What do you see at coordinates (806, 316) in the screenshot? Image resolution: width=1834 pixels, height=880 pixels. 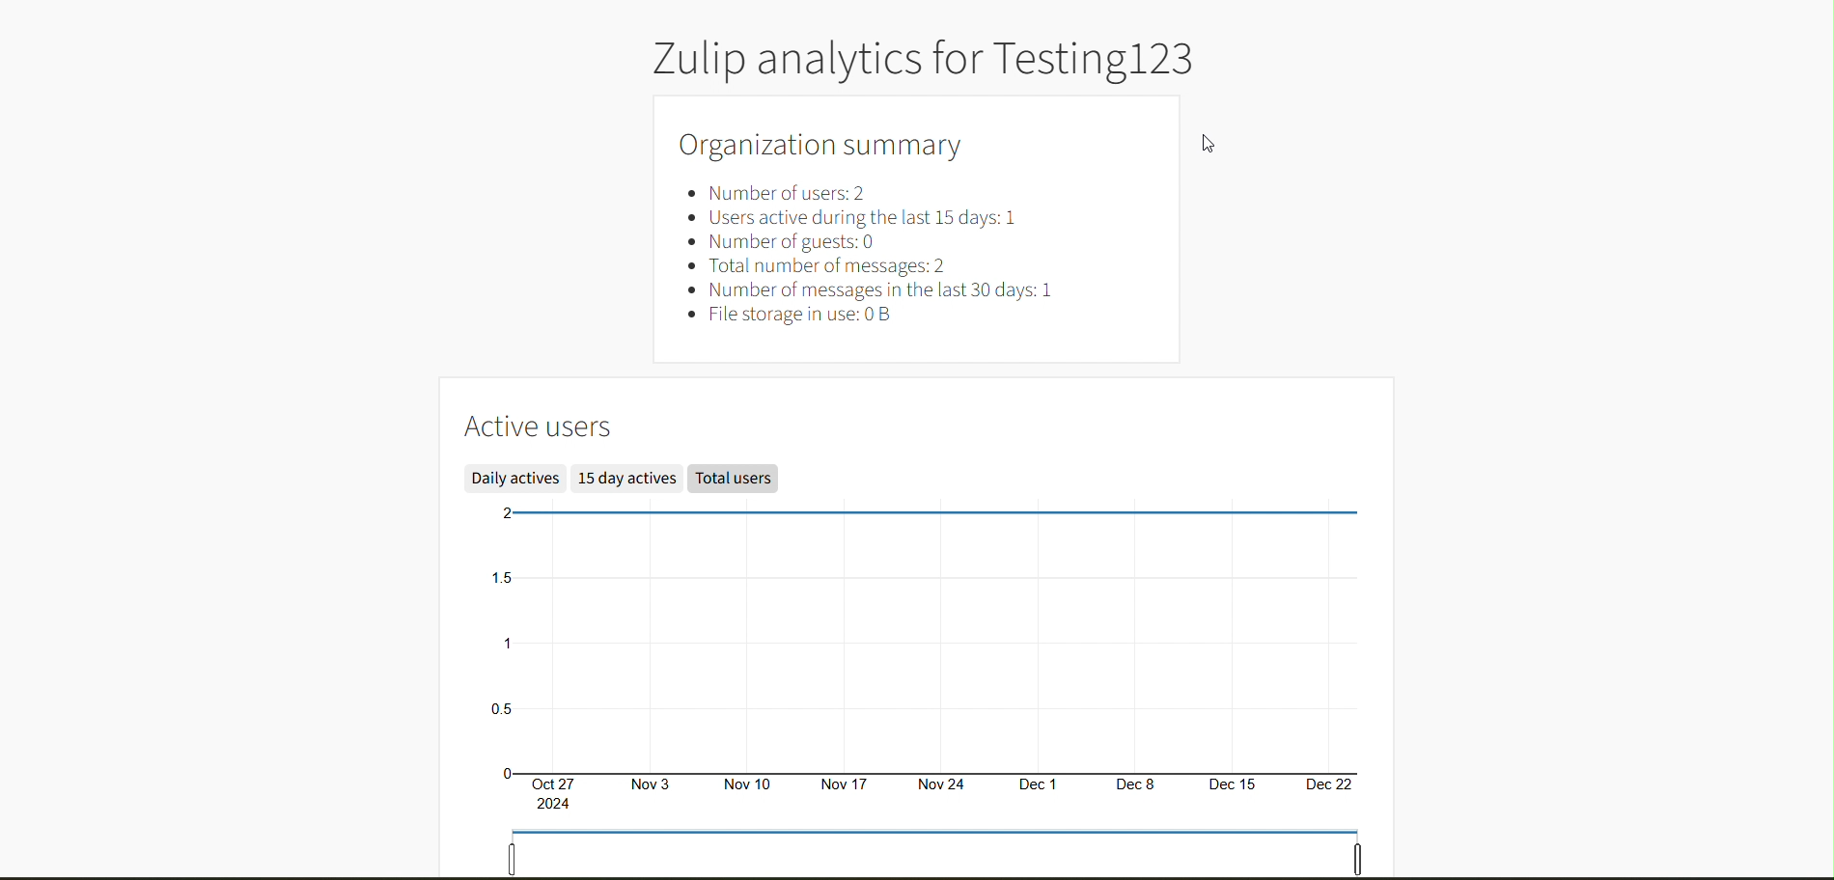 I see `File storage in use: 0B` at bounding box center [806, 316].